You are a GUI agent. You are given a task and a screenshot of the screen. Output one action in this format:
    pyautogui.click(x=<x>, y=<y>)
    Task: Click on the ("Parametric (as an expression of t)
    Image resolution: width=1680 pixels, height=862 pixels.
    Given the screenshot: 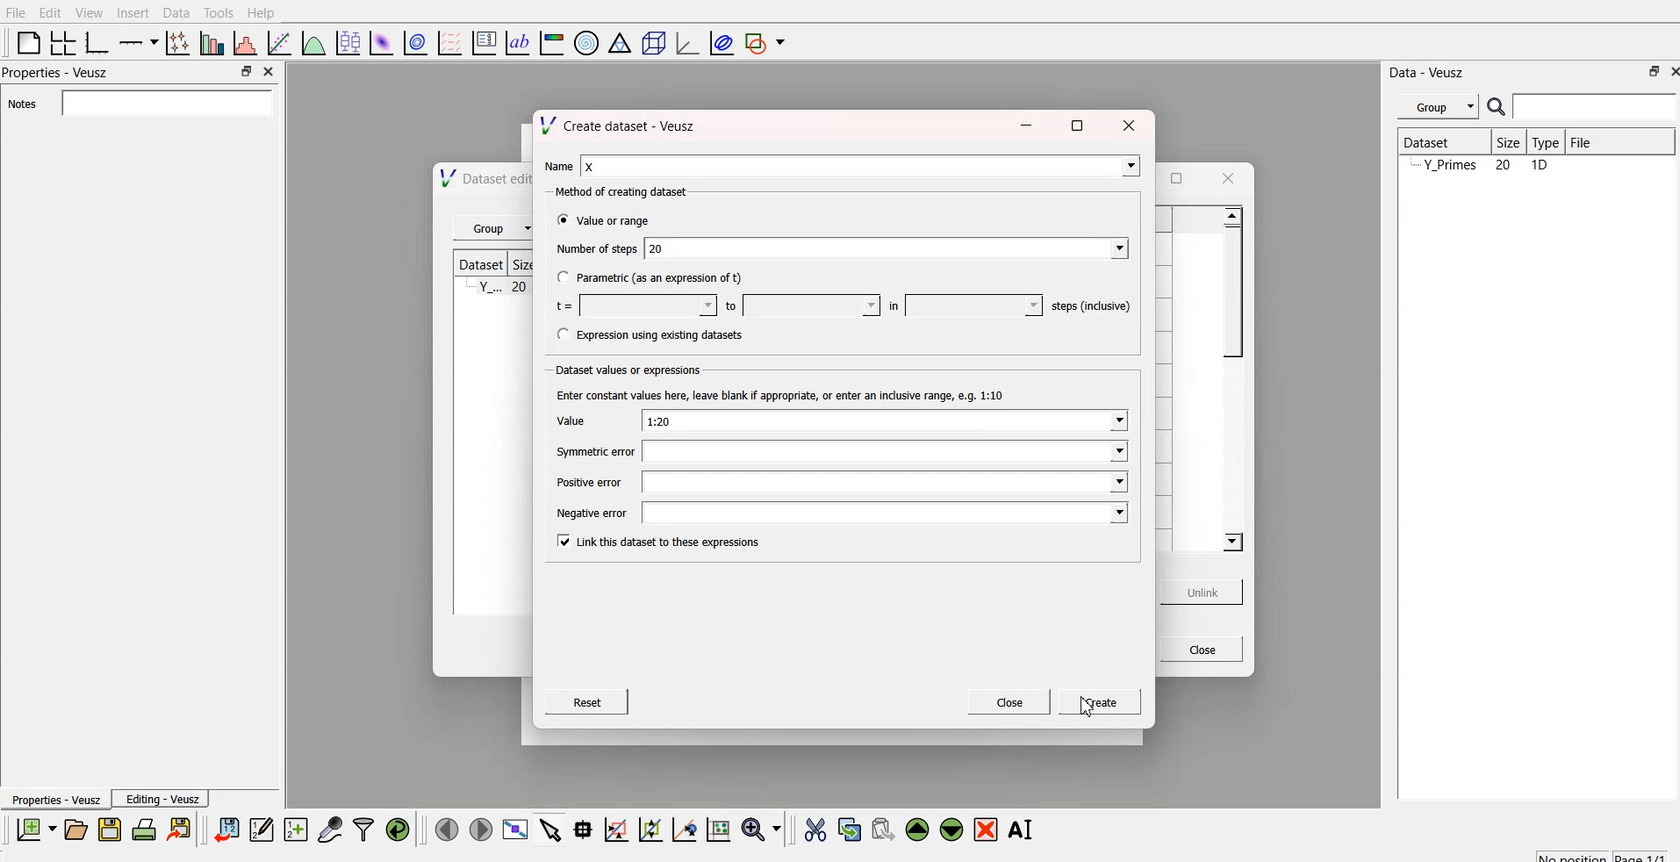 What is the action you would take?
    pyautogui.click(x=654, y=277)
    